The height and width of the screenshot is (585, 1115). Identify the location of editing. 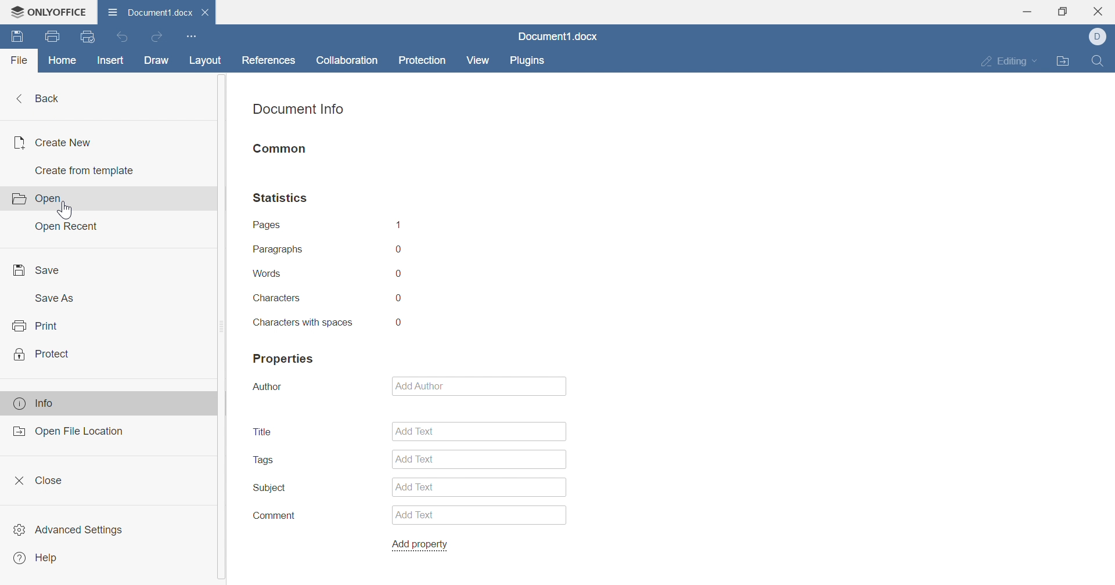
(1010, 63).